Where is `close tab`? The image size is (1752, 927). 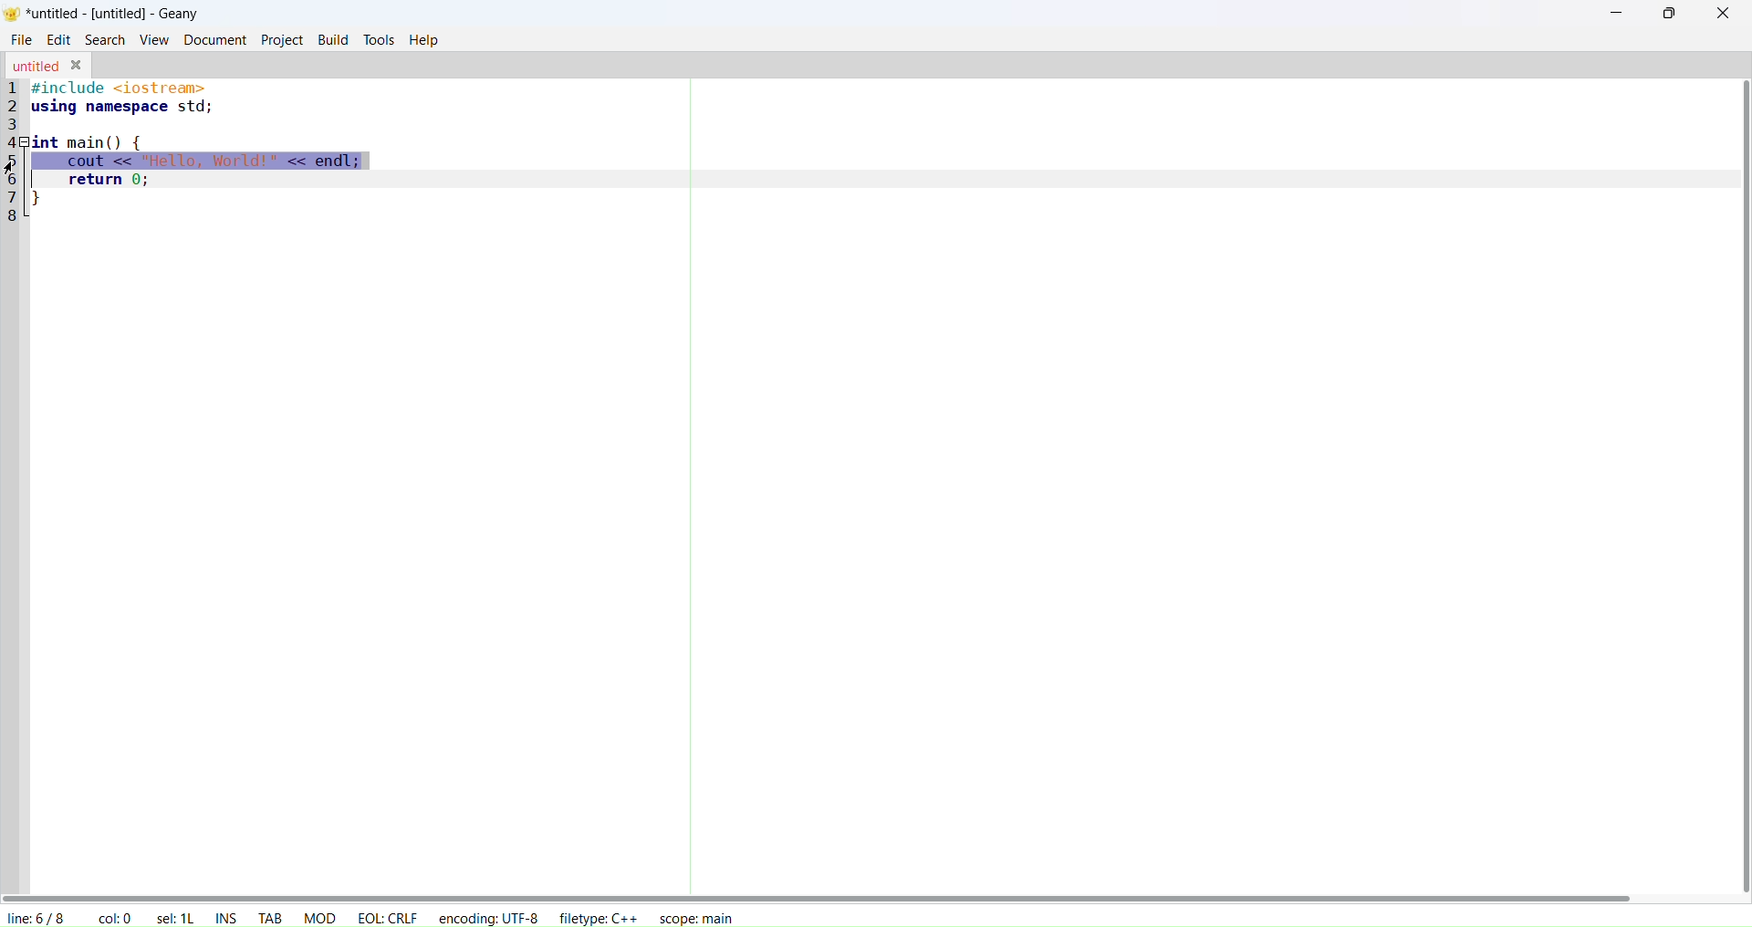
close tab is located at coordinates (78, 63).